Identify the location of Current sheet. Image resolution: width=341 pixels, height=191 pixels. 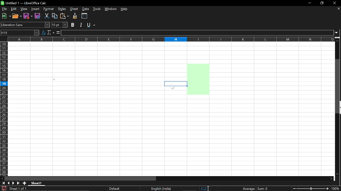
(18, 189).